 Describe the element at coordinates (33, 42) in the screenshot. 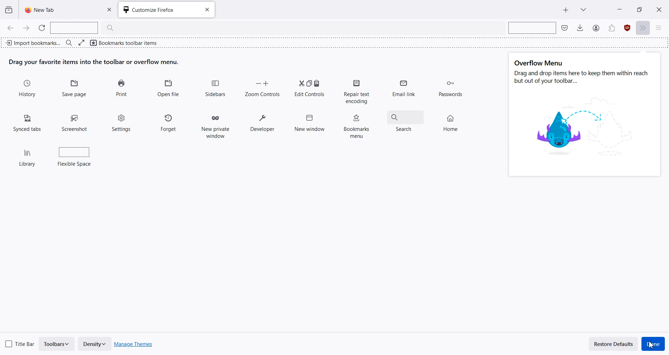

I see `Import bookmark` at that location.